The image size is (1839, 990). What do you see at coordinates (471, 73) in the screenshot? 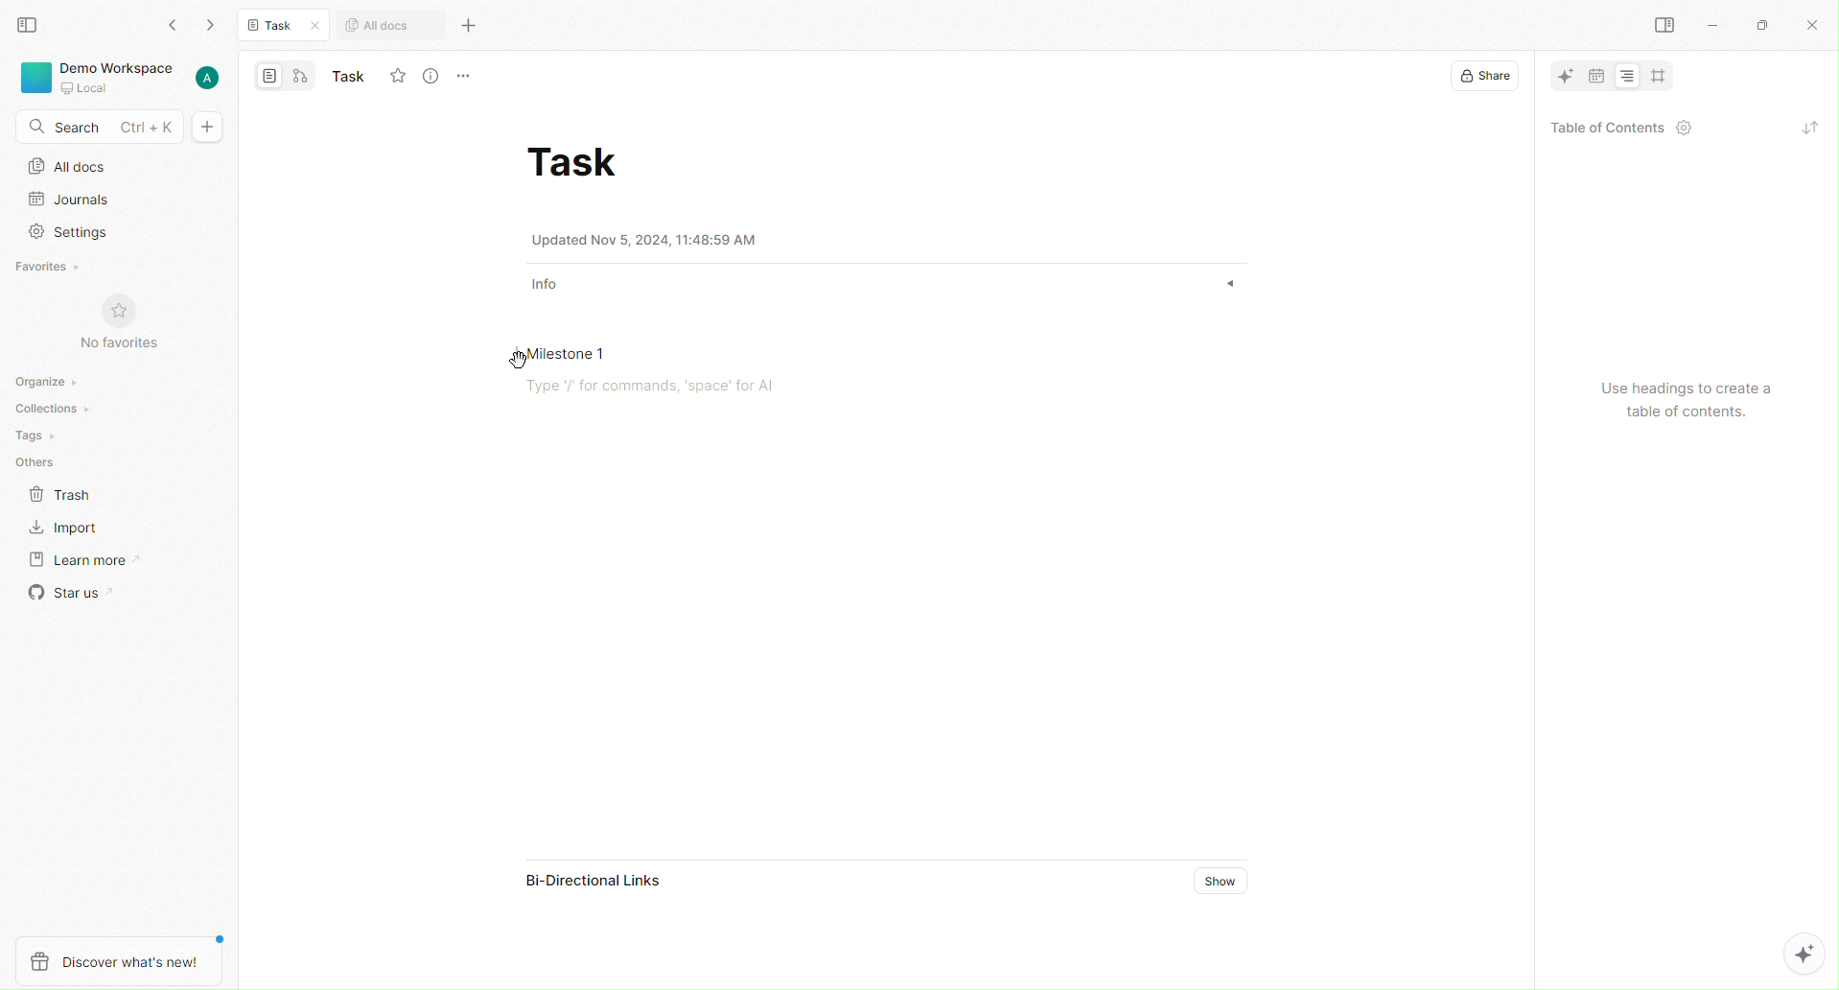
I see `More` at bounding box center [471, 73].